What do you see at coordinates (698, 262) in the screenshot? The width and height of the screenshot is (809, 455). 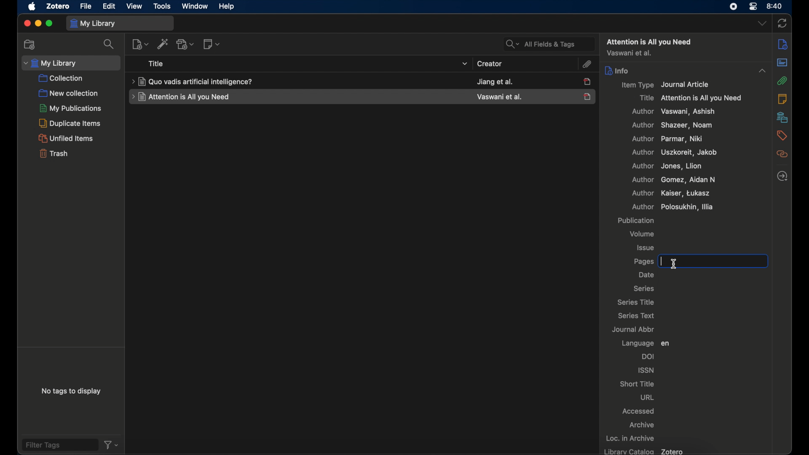 I see `active field` at bounding box center [698, 262].